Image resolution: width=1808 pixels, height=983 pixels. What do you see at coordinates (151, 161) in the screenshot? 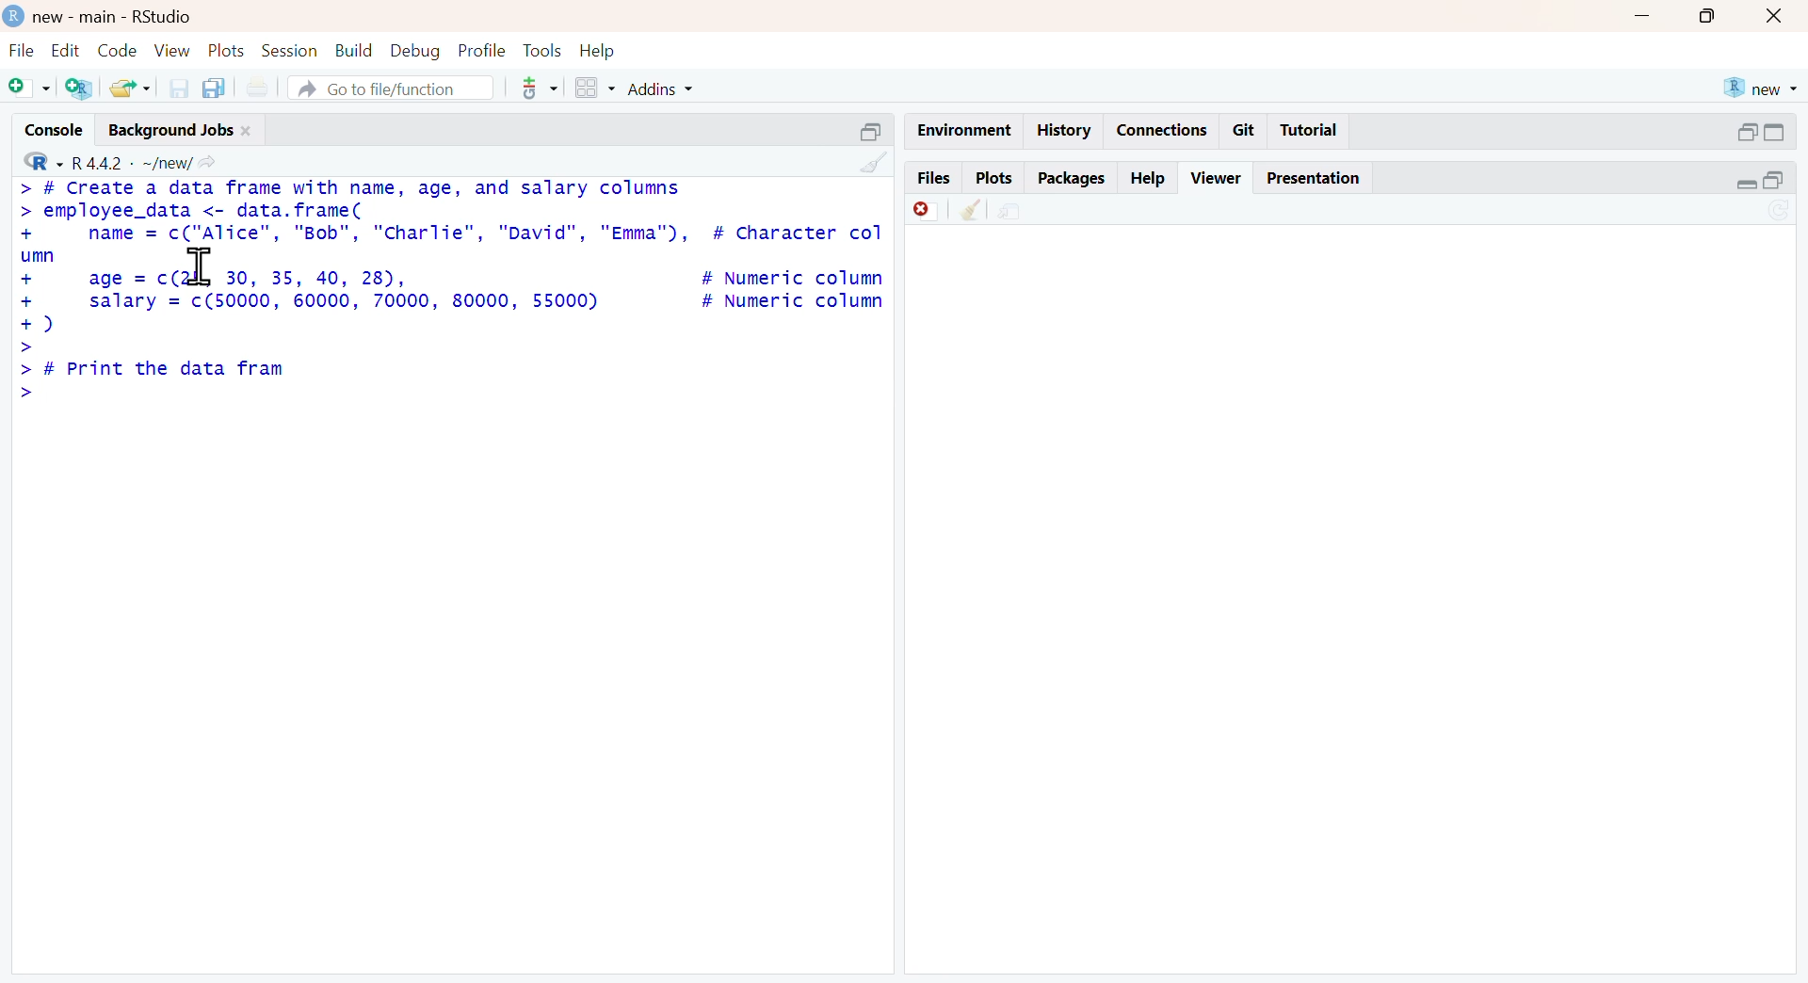
I see `R442 - ~/new/` at bounding box center [151, 161].